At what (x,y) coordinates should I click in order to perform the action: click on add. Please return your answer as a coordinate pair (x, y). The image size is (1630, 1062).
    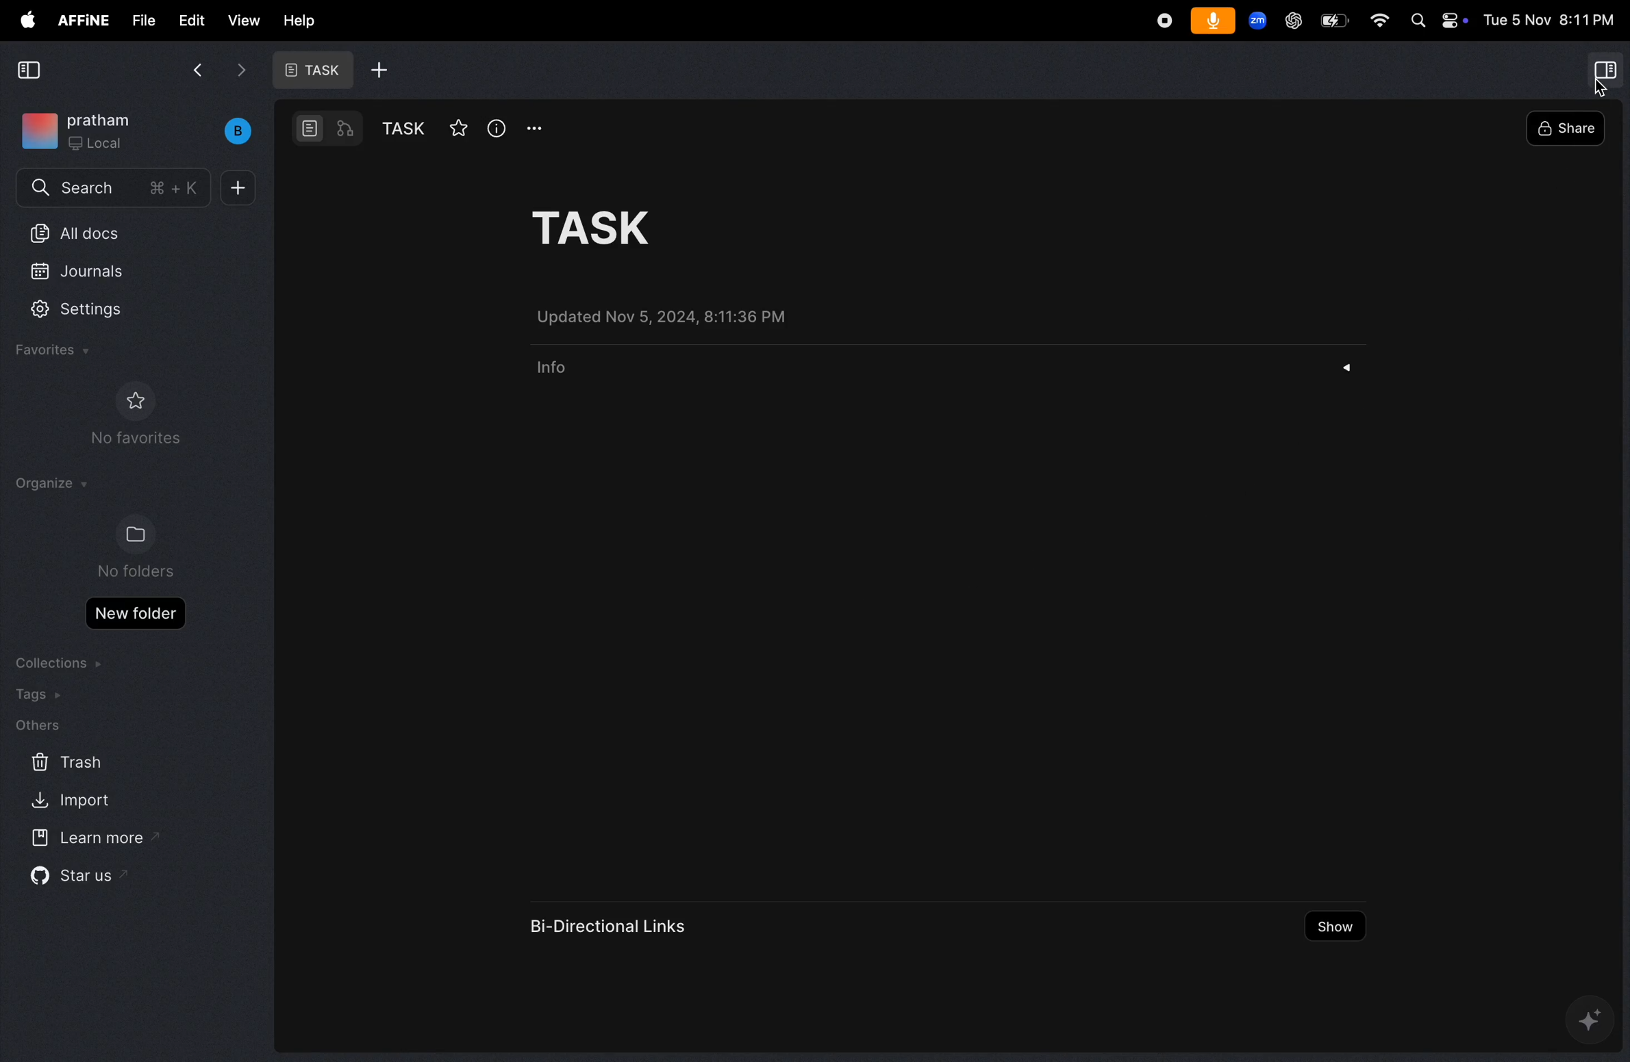
    Looking at the image, I should click on (379, 70).